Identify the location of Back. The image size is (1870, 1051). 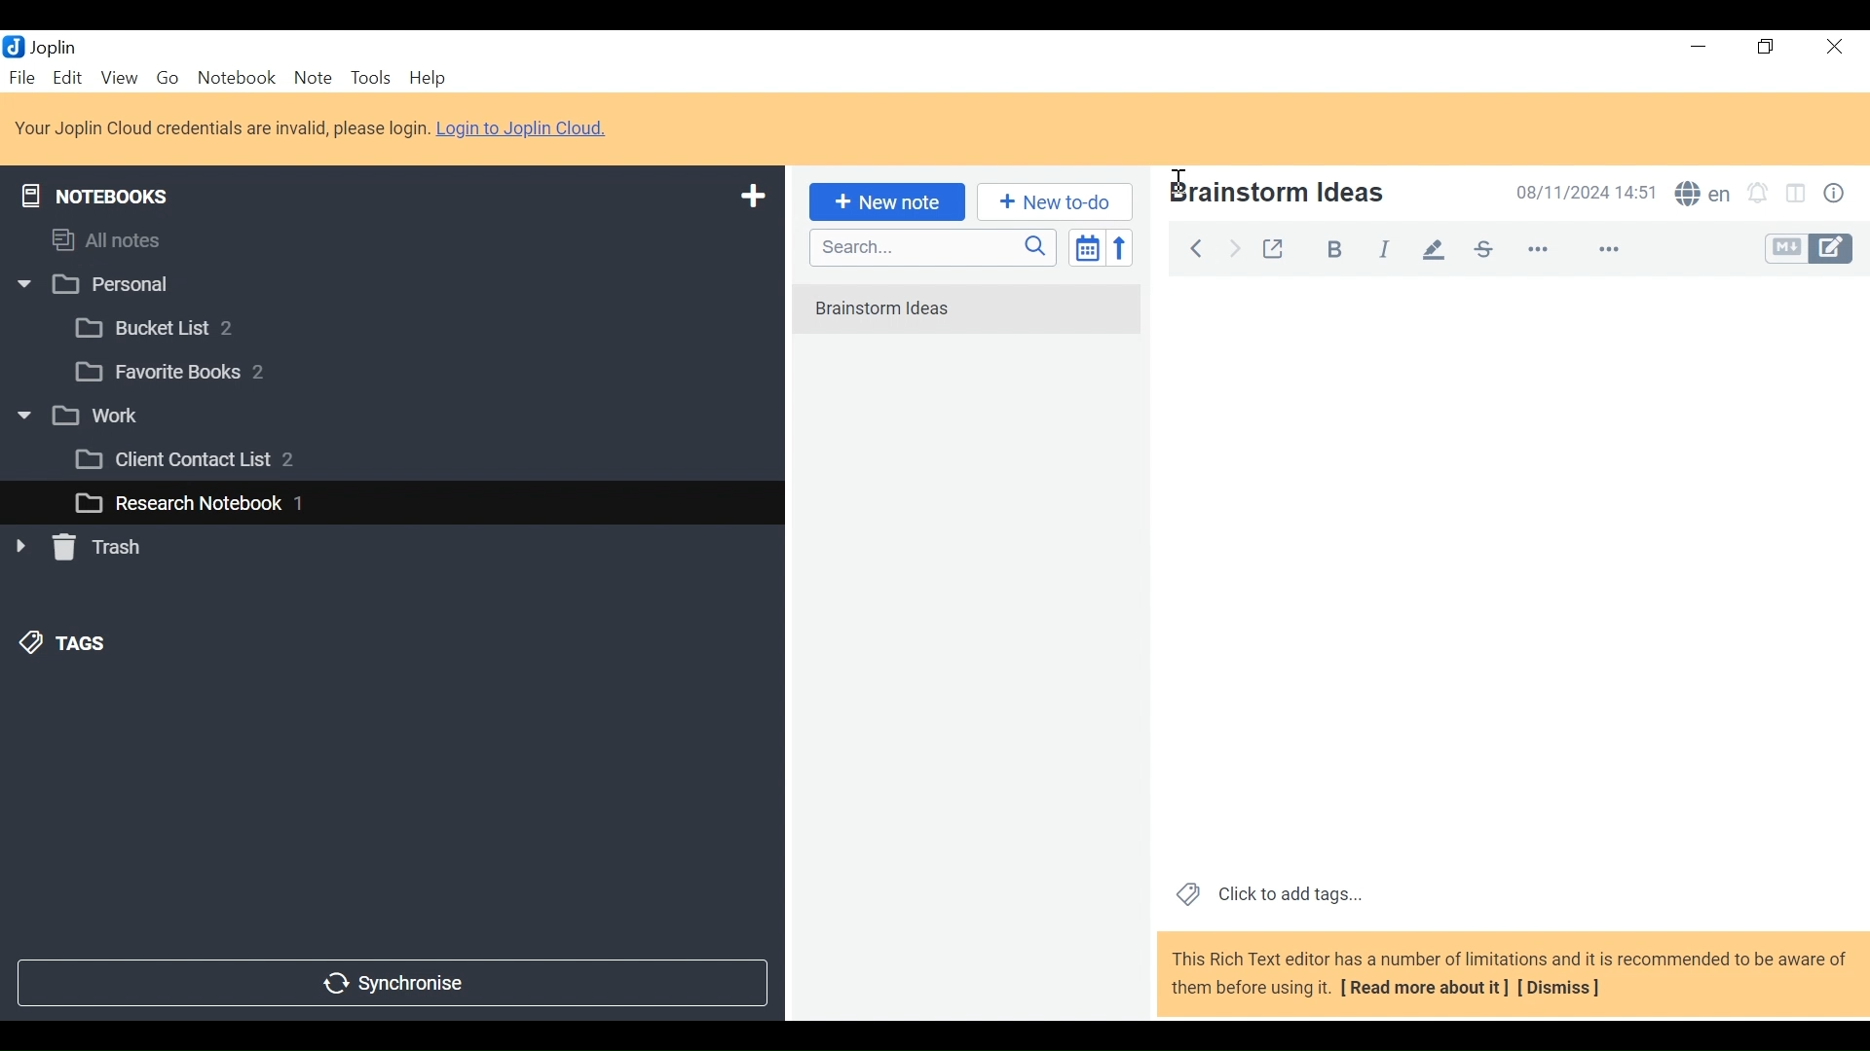
(1195, 245).